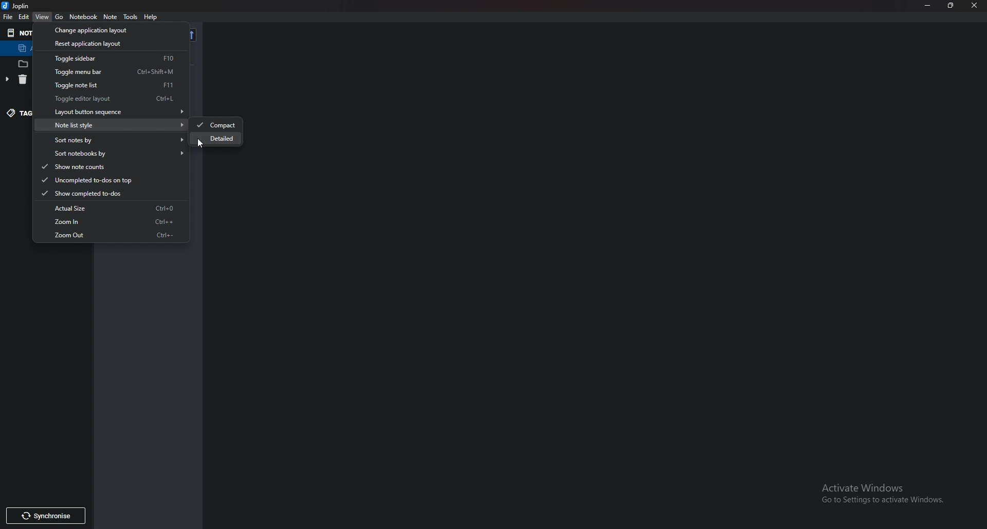 The height and width of the screenshot is (529, 987). Describe the element at coordinates (83, 17) in the screenshot. I see `Notebook` at that location.